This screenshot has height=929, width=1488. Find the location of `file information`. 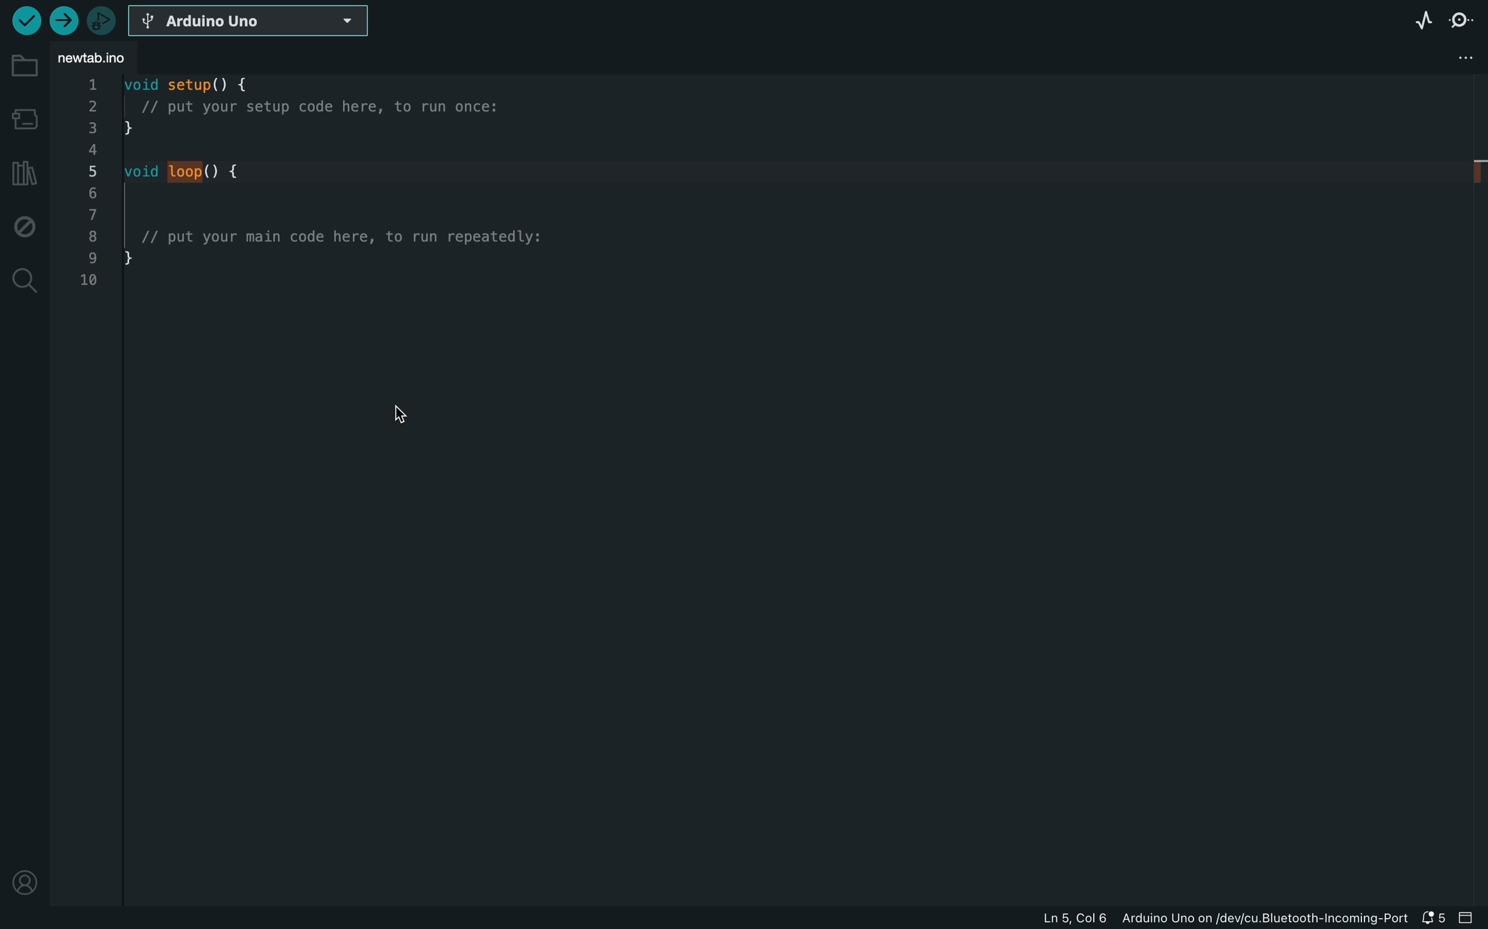

file information is located at coordinates (1223, 919).